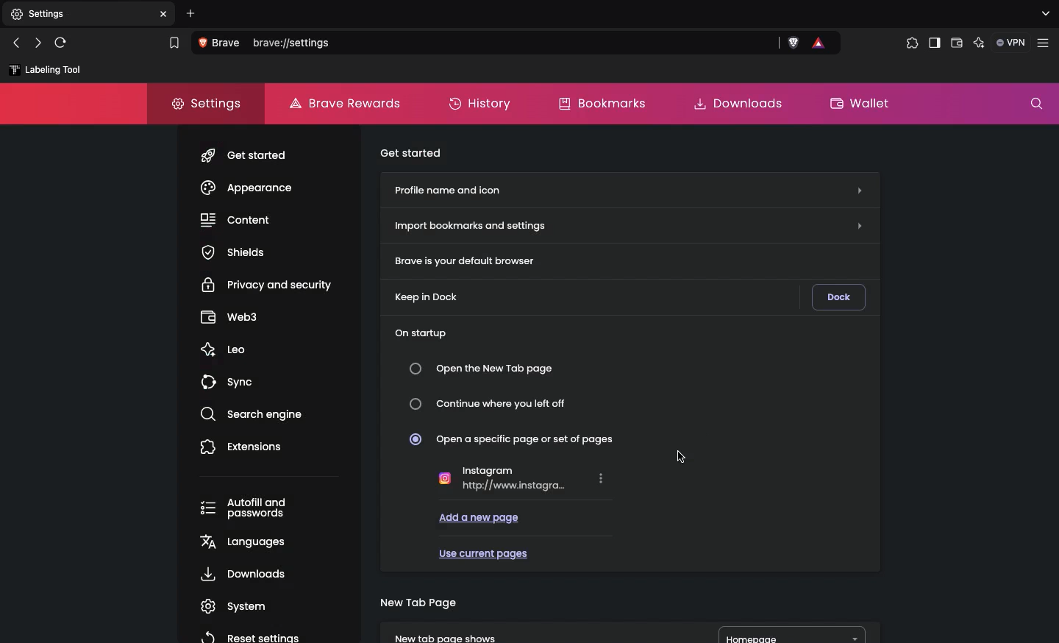  I want to click on History, so click(482, 104).